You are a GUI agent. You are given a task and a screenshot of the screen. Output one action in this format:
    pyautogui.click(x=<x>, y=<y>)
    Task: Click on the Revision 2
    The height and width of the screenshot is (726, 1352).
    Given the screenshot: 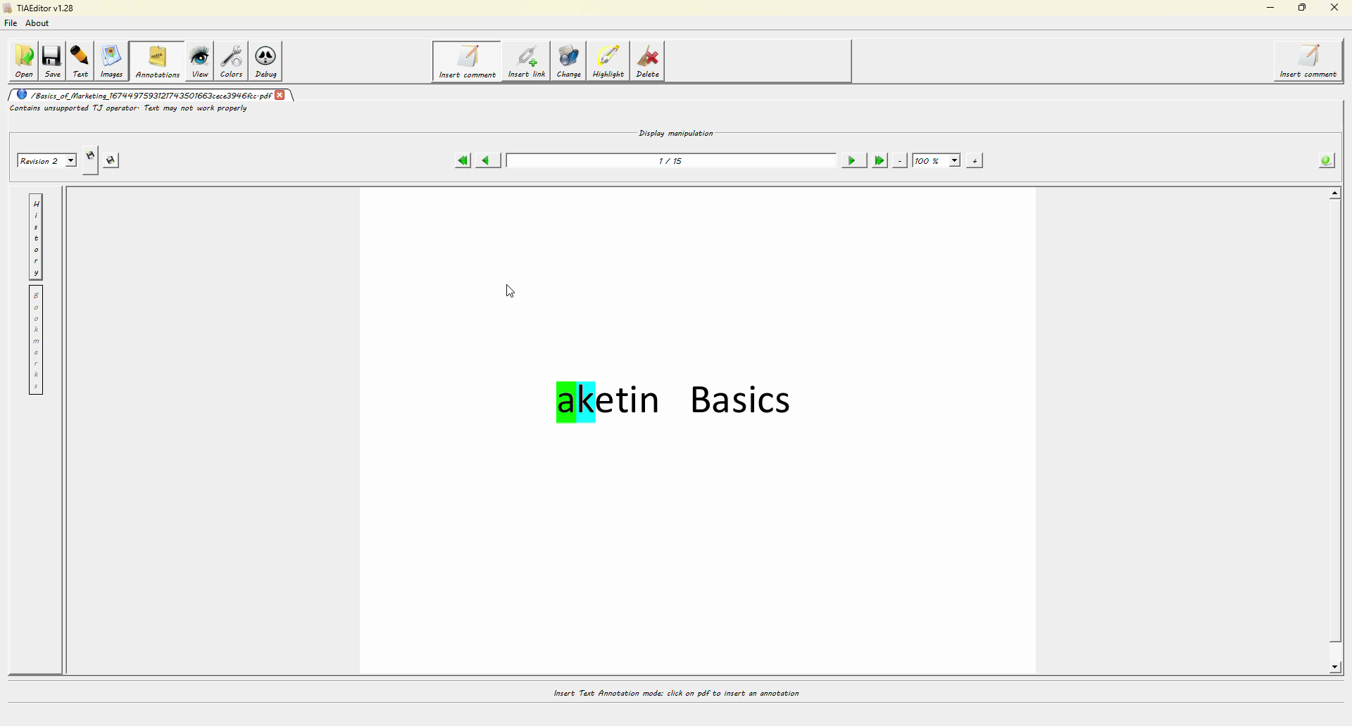 What is the action you would take?
    pyautogui.click(x=45, y=159)
    